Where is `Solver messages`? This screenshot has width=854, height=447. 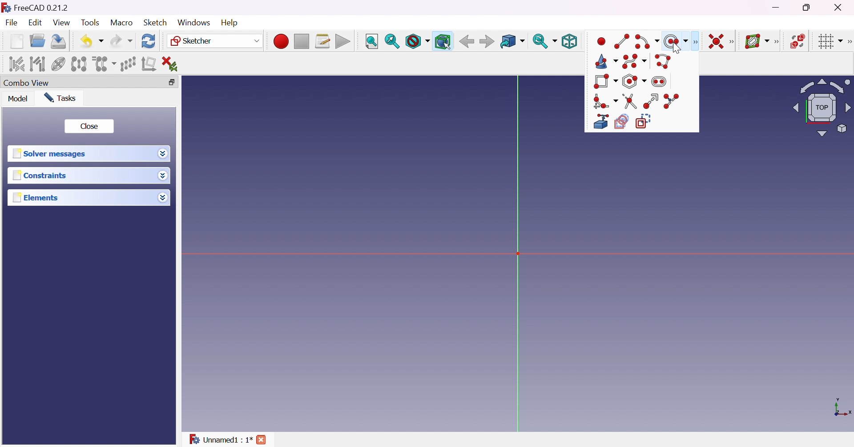 Solver messages is located at coordinates (49, 154).